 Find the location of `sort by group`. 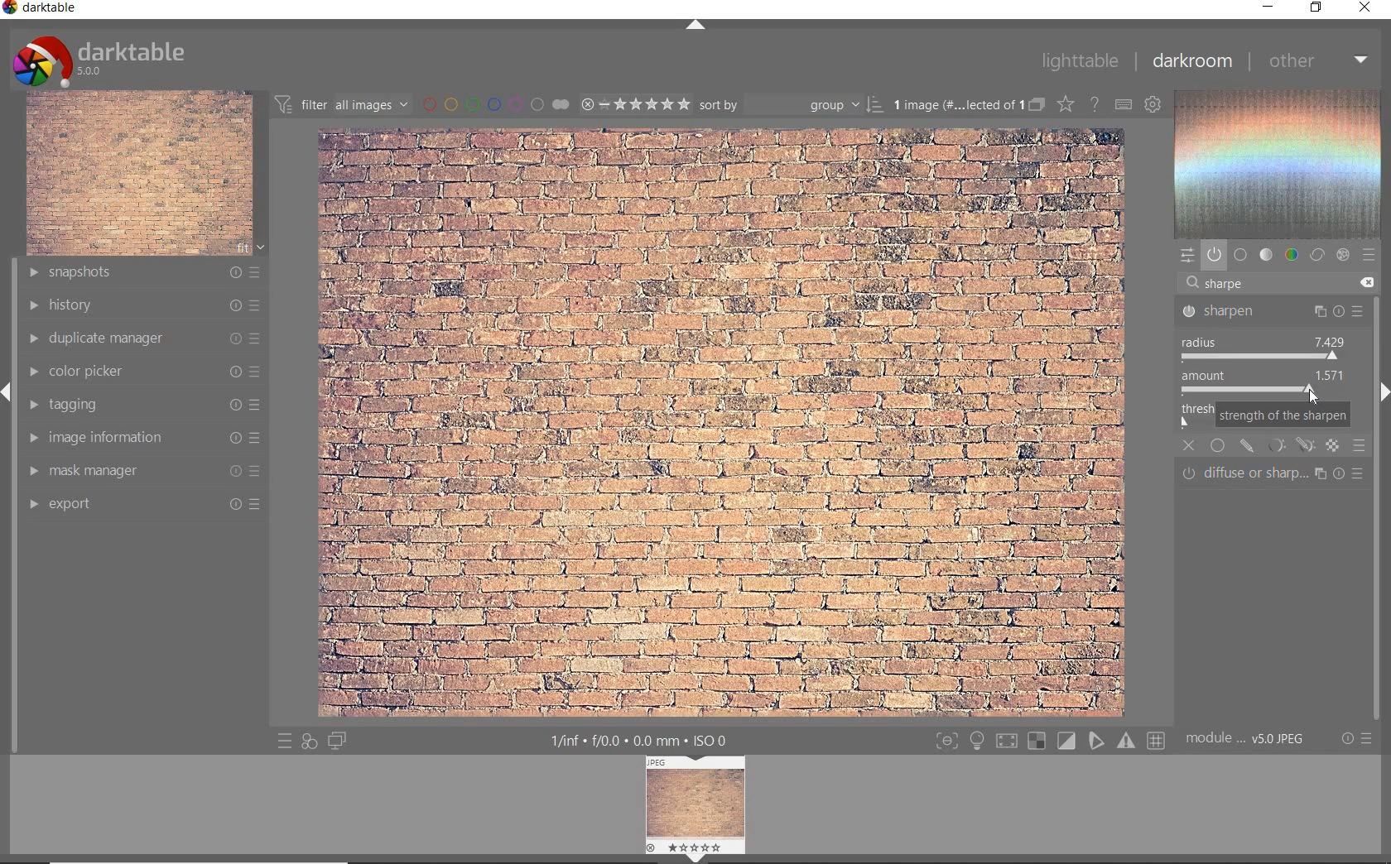

sort by group is located at coordinates (791, 105).